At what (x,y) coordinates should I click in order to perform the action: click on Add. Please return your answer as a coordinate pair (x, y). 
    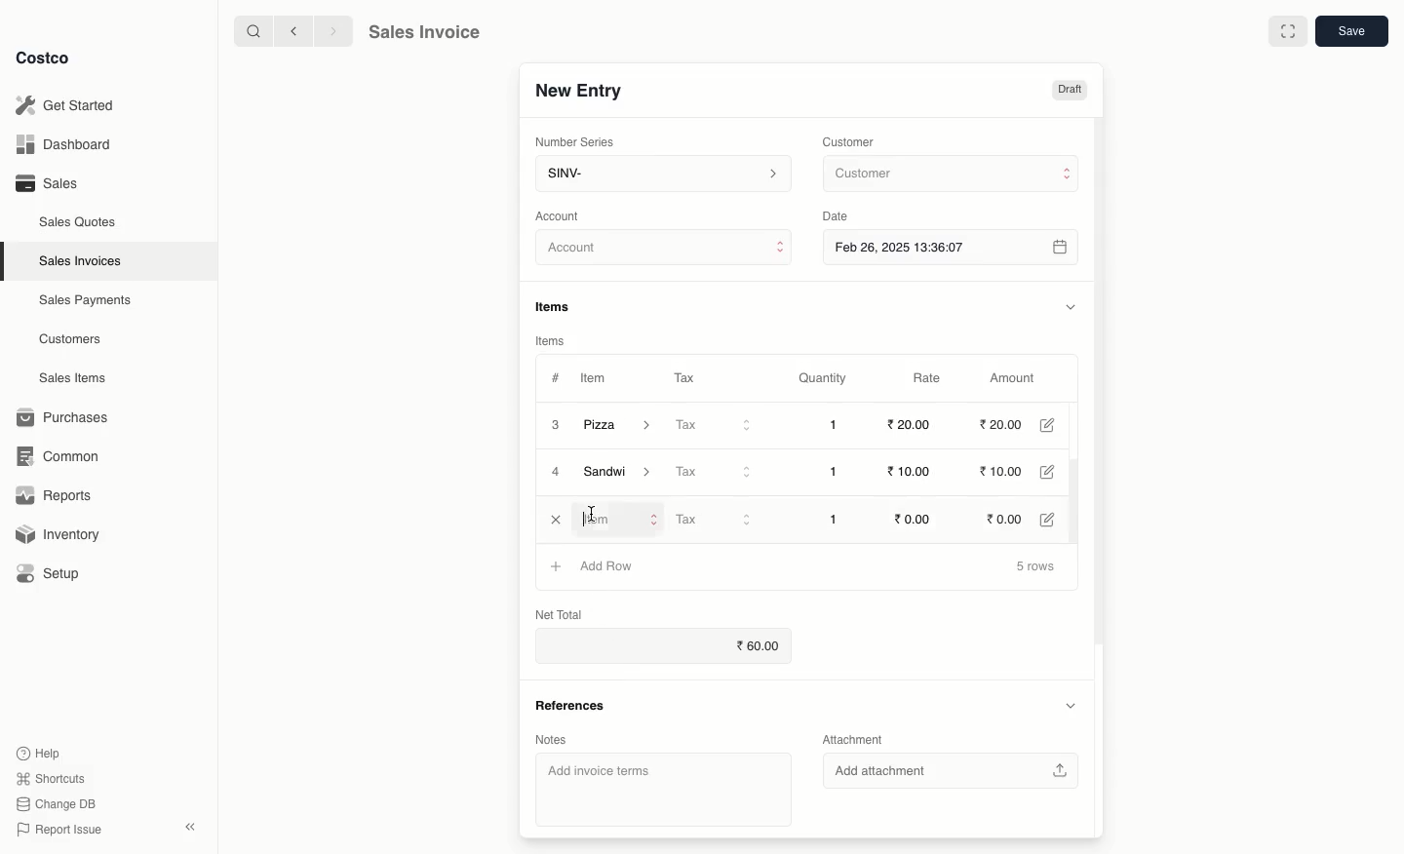
    Looking at the image, I should click on (557, 564).